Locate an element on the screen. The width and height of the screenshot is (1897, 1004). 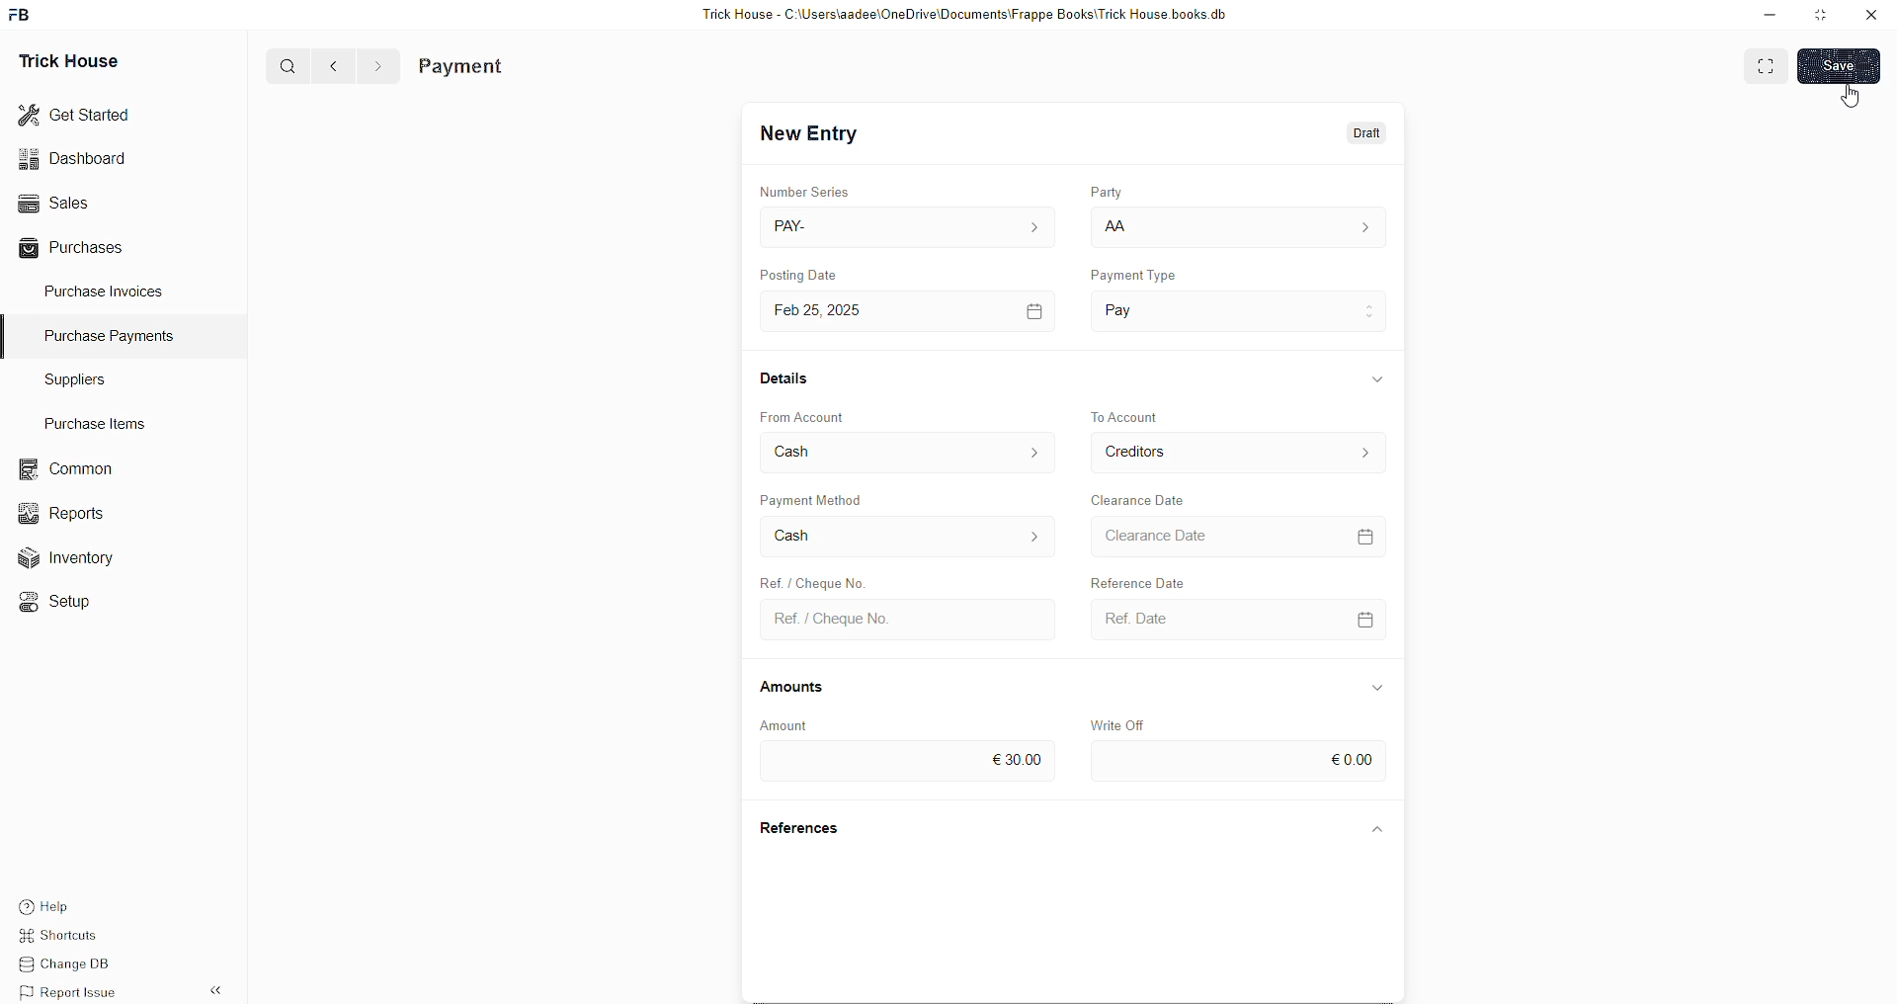
FB is located at coordinates (23, 13).